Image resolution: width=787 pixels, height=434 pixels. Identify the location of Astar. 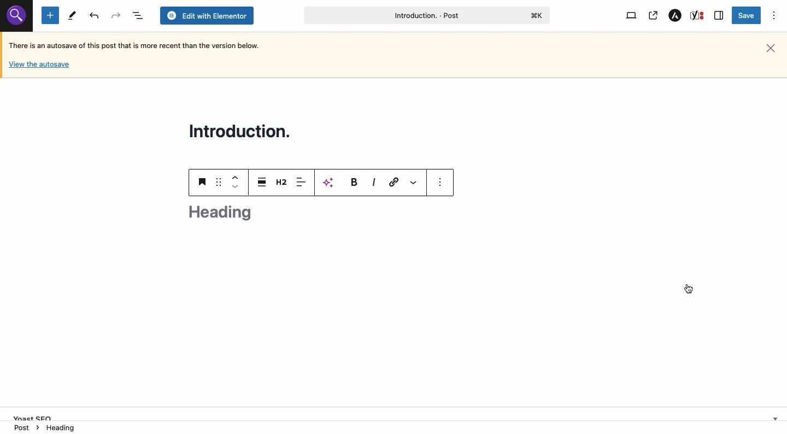
(676, 16).